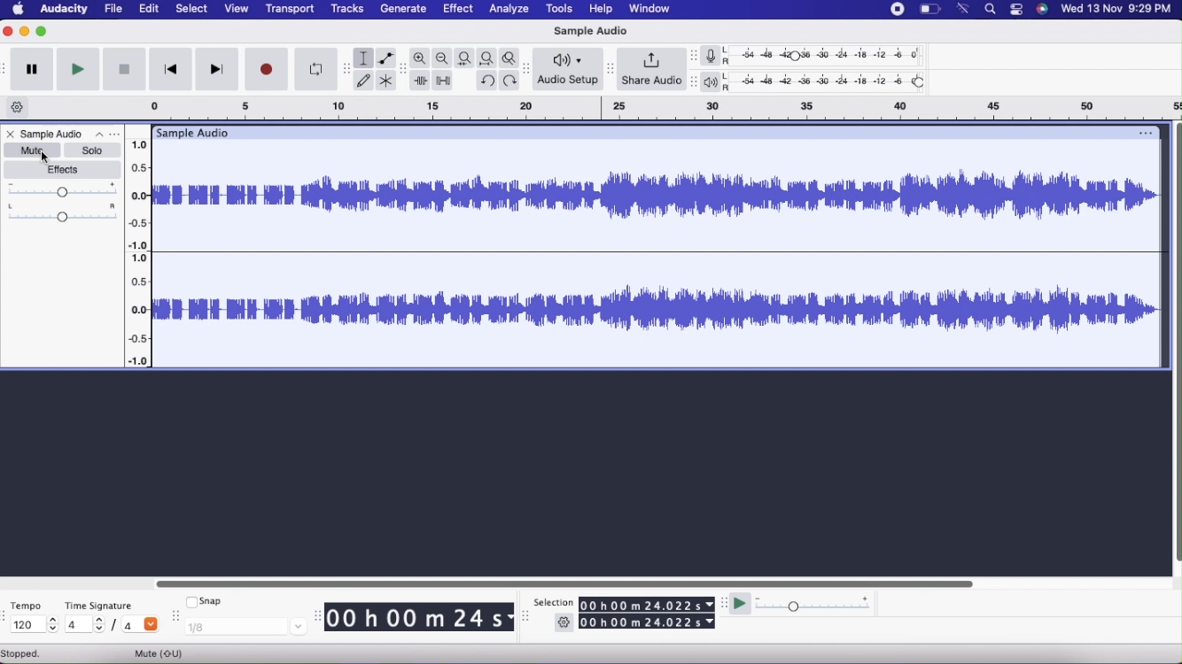 Image resolution: width=1182 pixels, height=664 pixels. What do you see at coordinates (64, 189) in the screenshot?
I see `Gain slider` at bounding box center [64, 189].